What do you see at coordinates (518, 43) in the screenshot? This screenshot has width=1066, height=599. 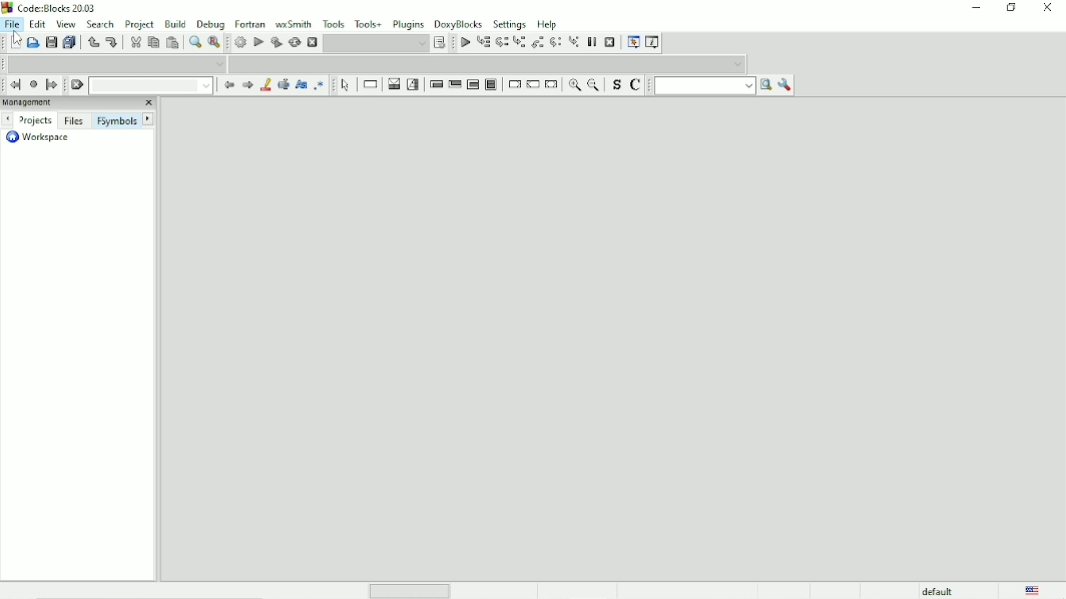 I see `Step into` at bounding box center [518, 43].